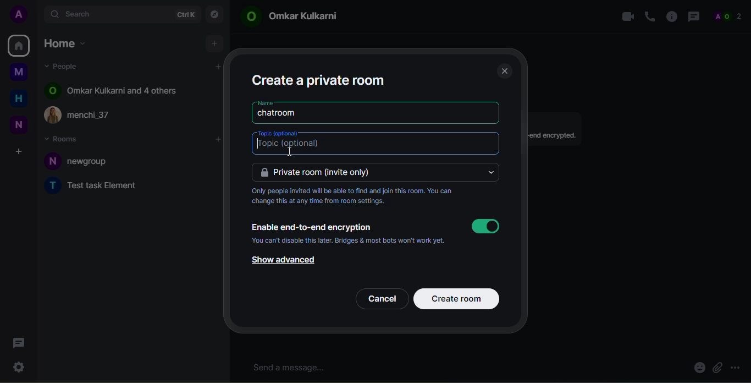  Describe the element at coordinates (20, 14) in the screenshot. I see `profile` at that location.